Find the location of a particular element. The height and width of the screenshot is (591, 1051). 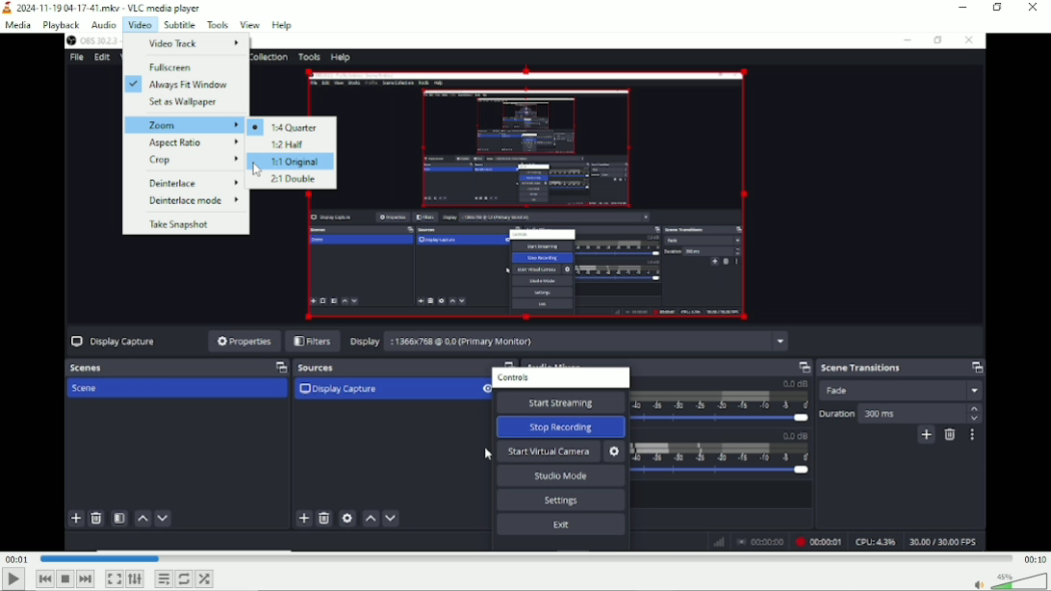

Cursor is located at coordinates (256, 169).